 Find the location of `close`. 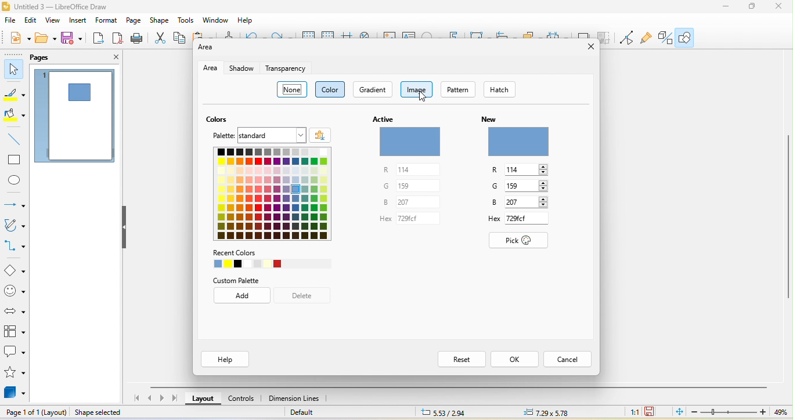

close is located at coordinates (587, 48).